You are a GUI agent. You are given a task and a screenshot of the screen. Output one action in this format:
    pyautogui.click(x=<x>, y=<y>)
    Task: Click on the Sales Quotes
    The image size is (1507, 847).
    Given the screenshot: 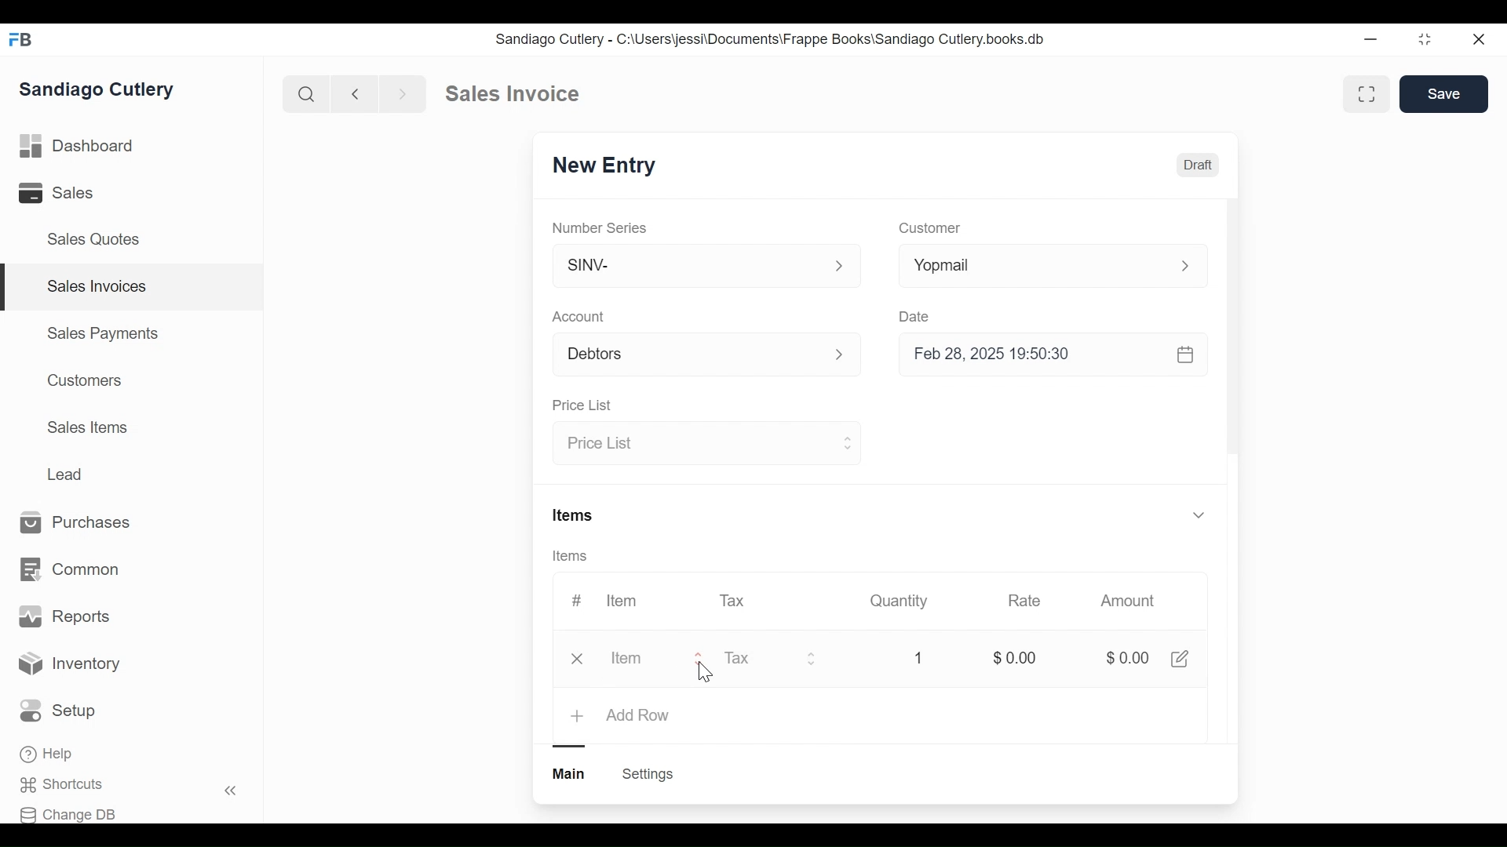 What is the action you would take?
    pyautogui.click(x=99, y=240)
    